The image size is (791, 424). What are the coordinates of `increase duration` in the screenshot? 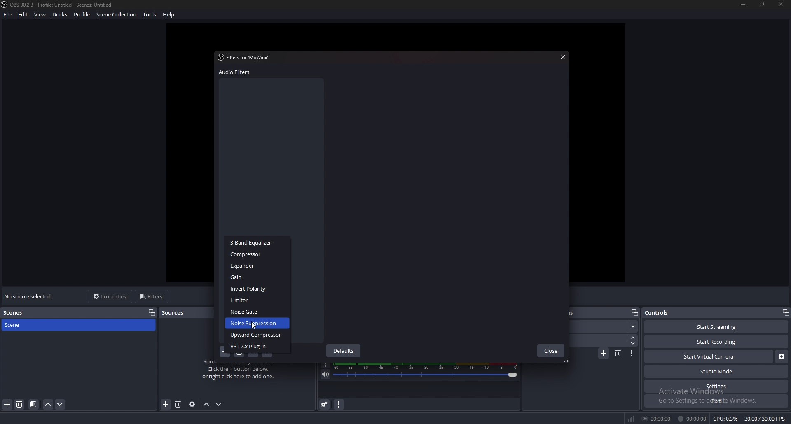 It's located at (633, 337).